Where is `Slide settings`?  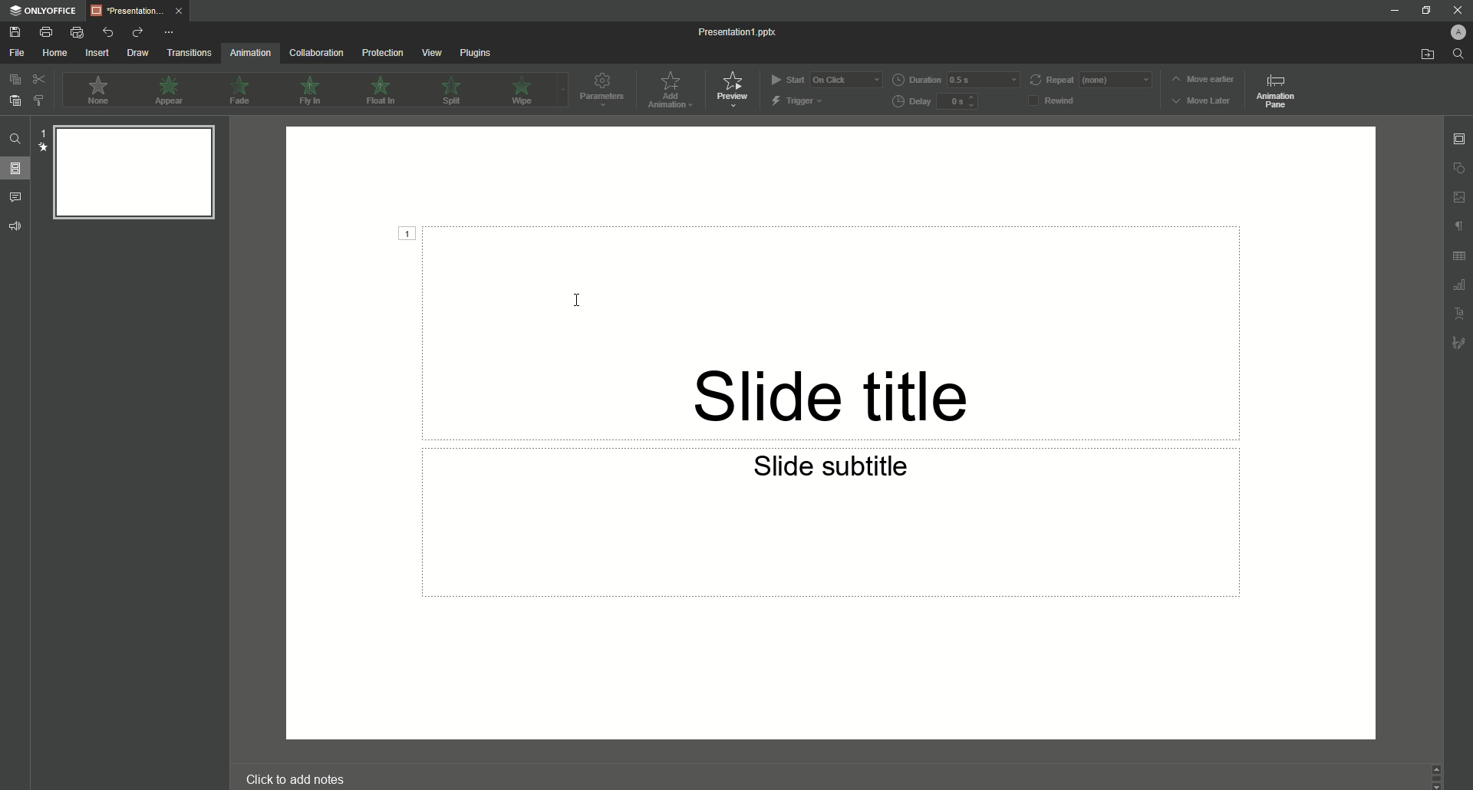
Slide settings is located at coordinates (1458, 138).